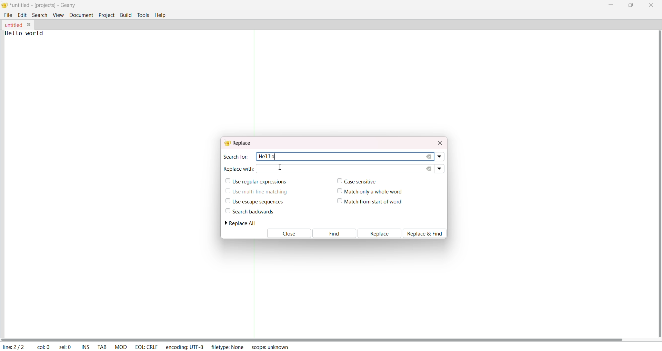 This screenshot has width=662, height=351. Describe the element at coordinates (239, 168) in the screenshot. I see `replace with` at that location.